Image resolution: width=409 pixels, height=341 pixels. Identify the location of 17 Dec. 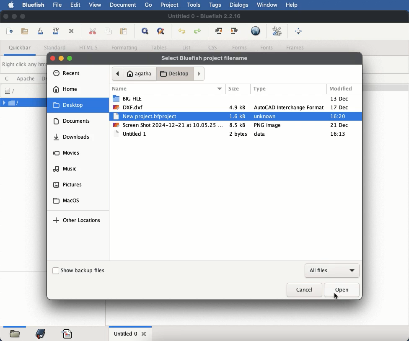
(340, 107).